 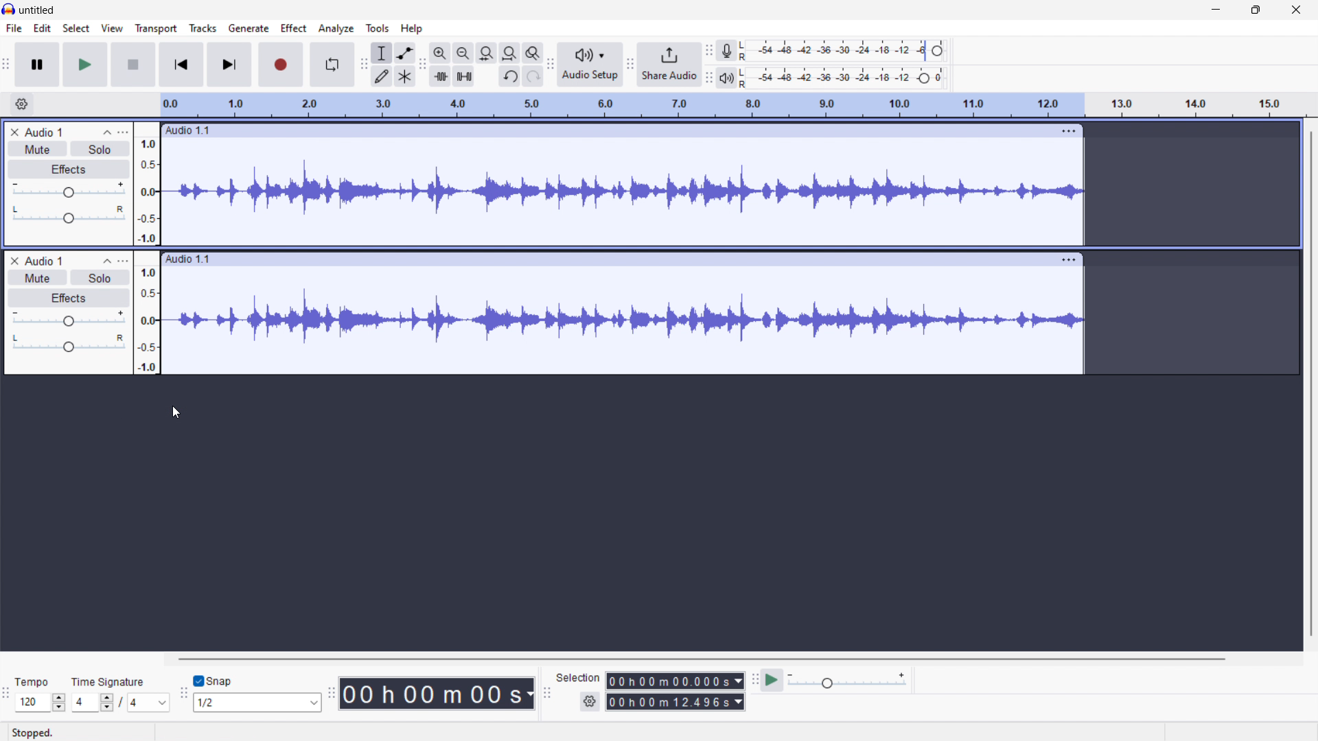 I want to click on audio setup, so click(x=590, y=64).